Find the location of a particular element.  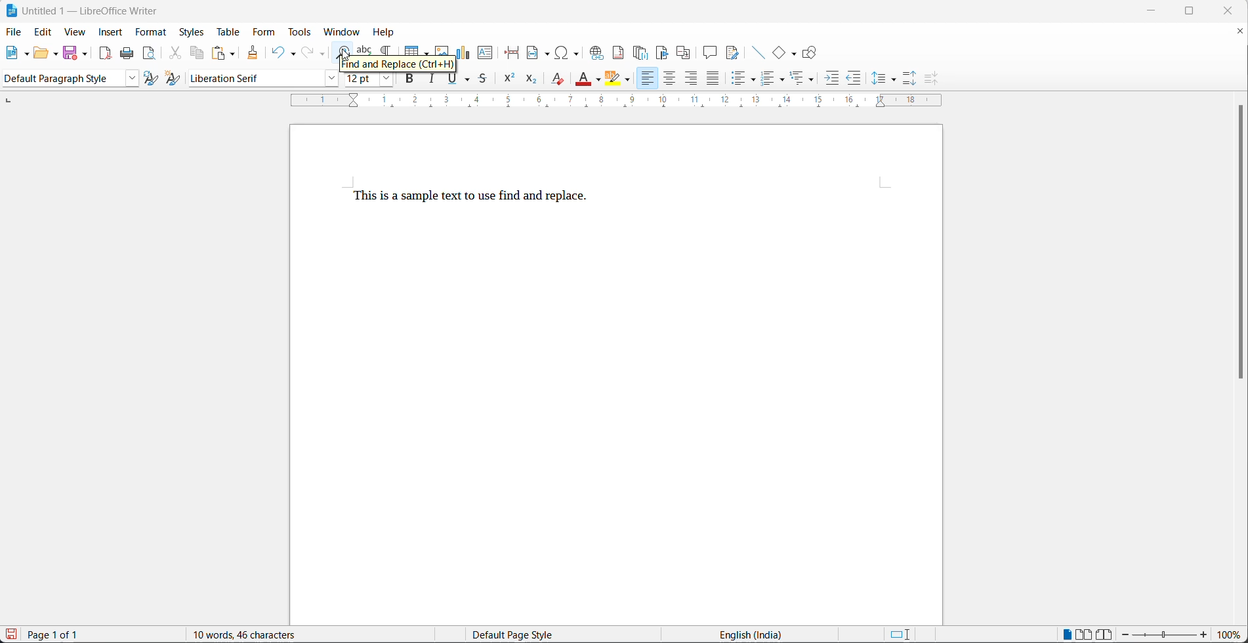

insert text is located at coordinates (486, 54).